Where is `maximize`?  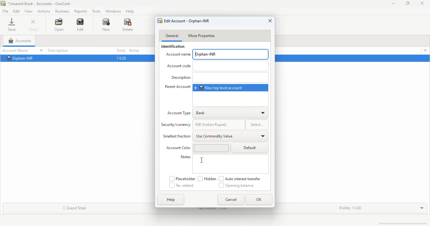 maximize is located at coordinates (408, 3).